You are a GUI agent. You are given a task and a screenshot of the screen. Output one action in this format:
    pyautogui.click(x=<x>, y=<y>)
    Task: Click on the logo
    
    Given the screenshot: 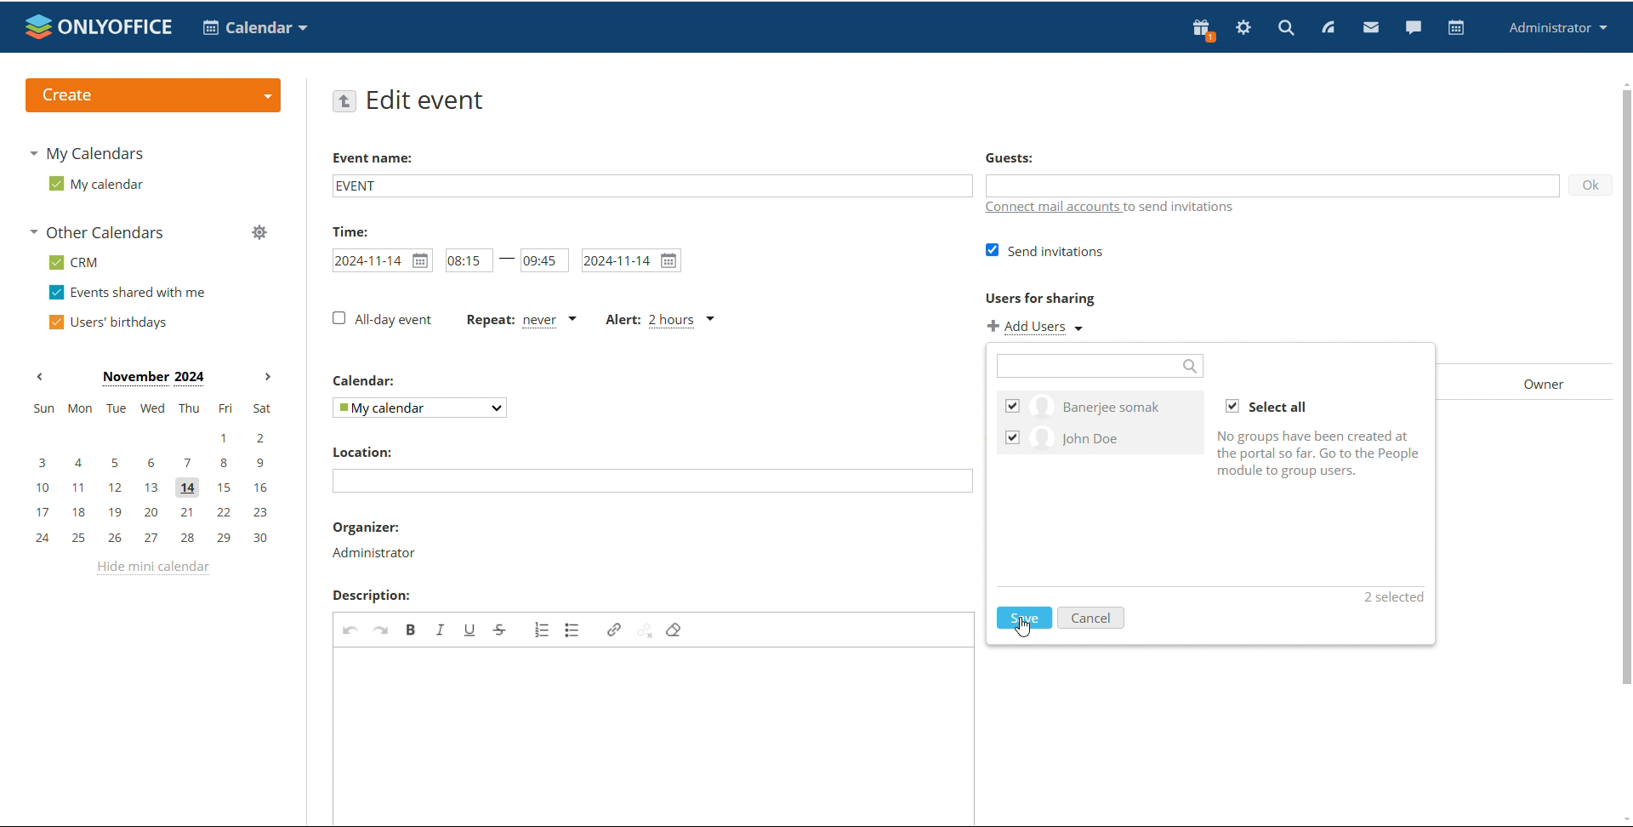 What is the action you would take?
    pyautogui.click(x=100, y=26)
    